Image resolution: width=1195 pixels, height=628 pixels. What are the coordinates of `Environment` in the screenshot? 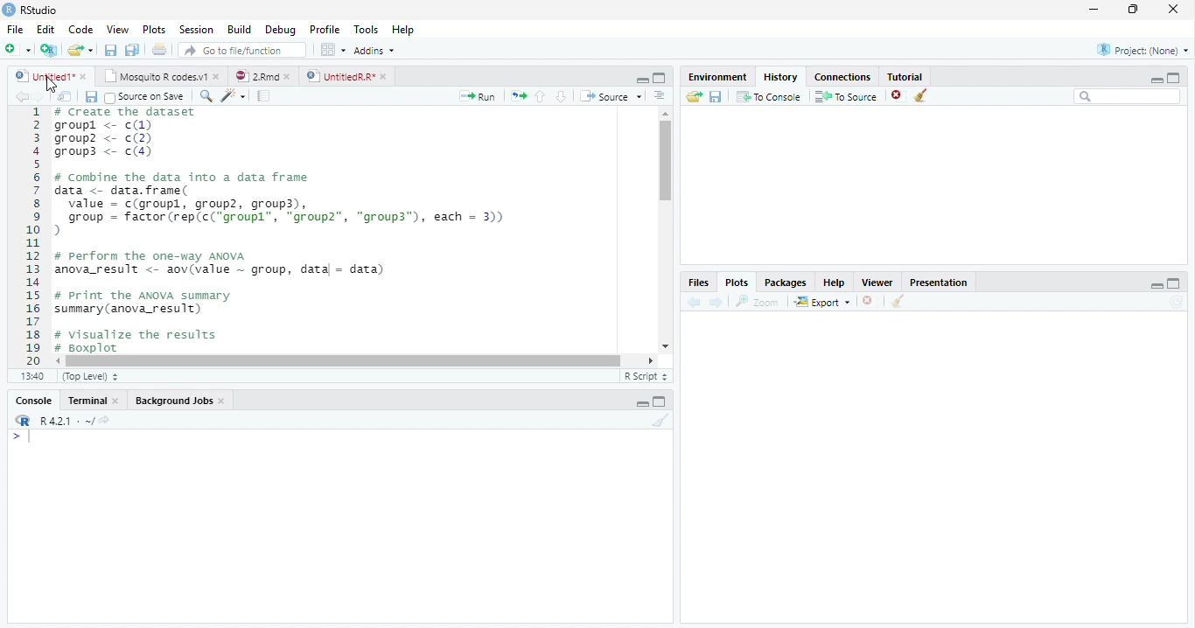 It's located at (717, 77).